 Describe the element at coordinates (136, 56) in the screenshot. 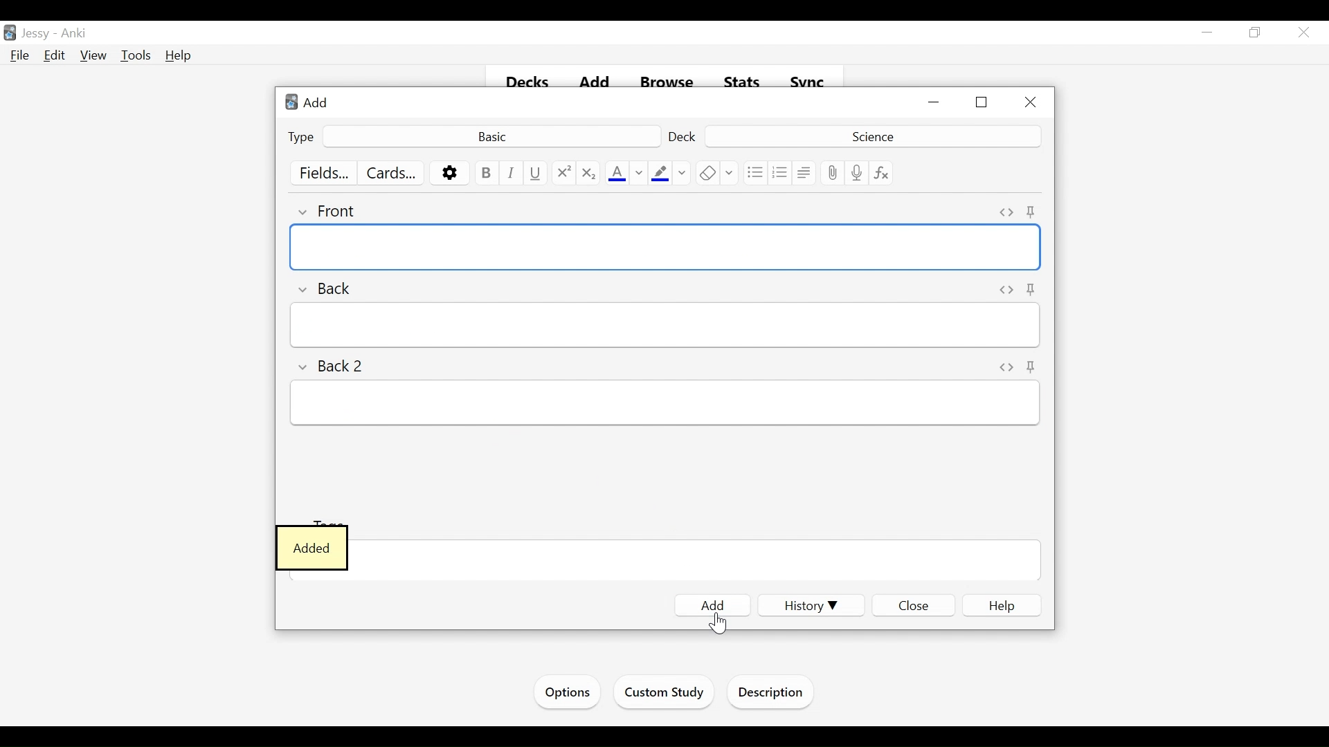

I see `Tools` at that location.